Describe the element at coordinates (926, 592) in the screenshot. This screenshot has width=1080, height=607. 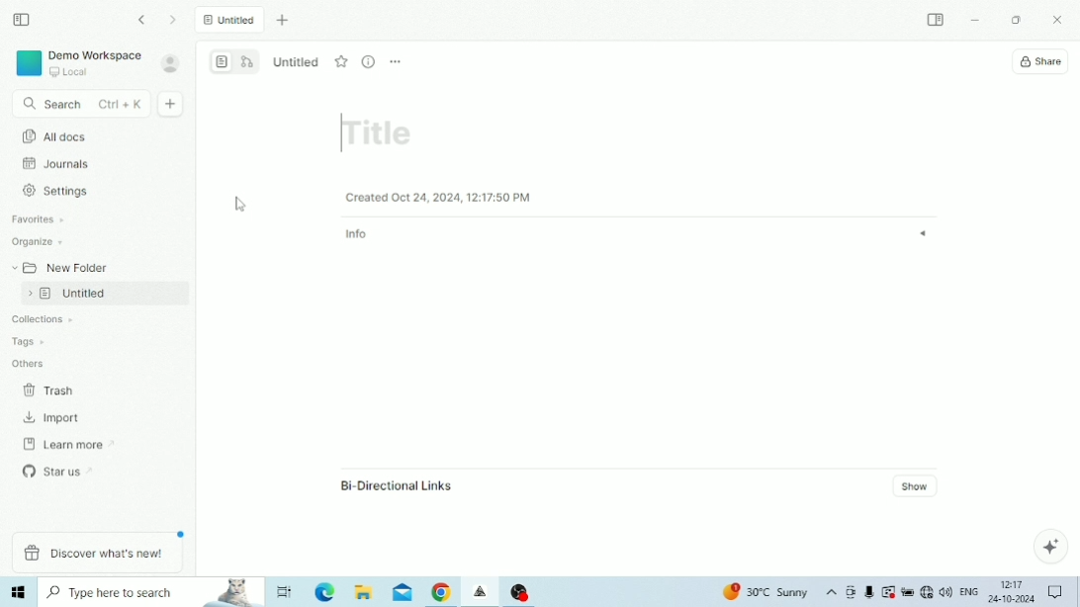
I see `Internet` at that location.